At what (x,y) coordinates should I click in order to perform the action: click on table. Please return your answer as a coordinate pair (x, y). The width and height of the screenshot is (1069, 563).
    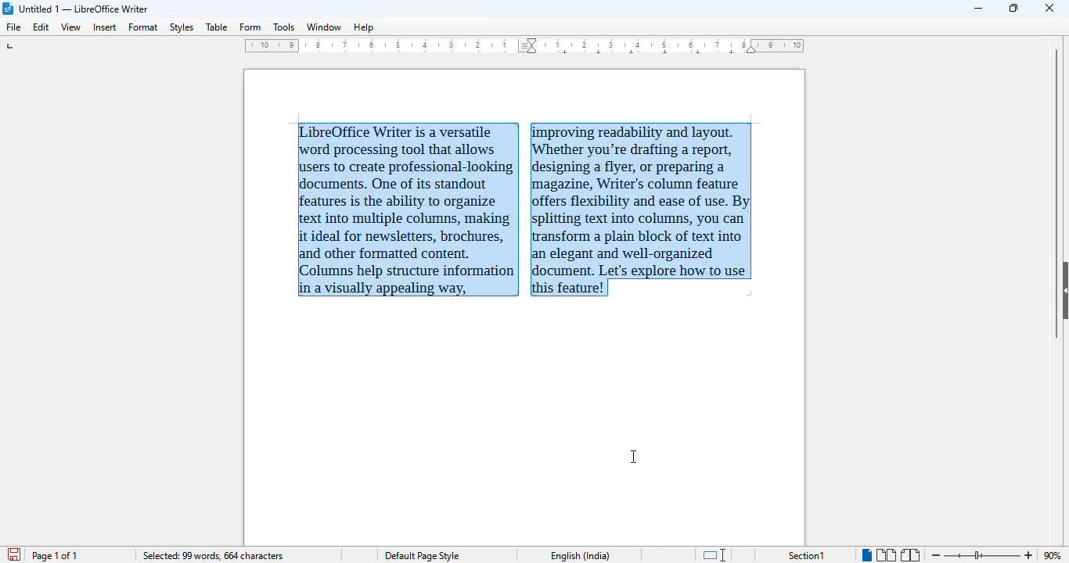
    Looking at the image, I should click on (217, 27).